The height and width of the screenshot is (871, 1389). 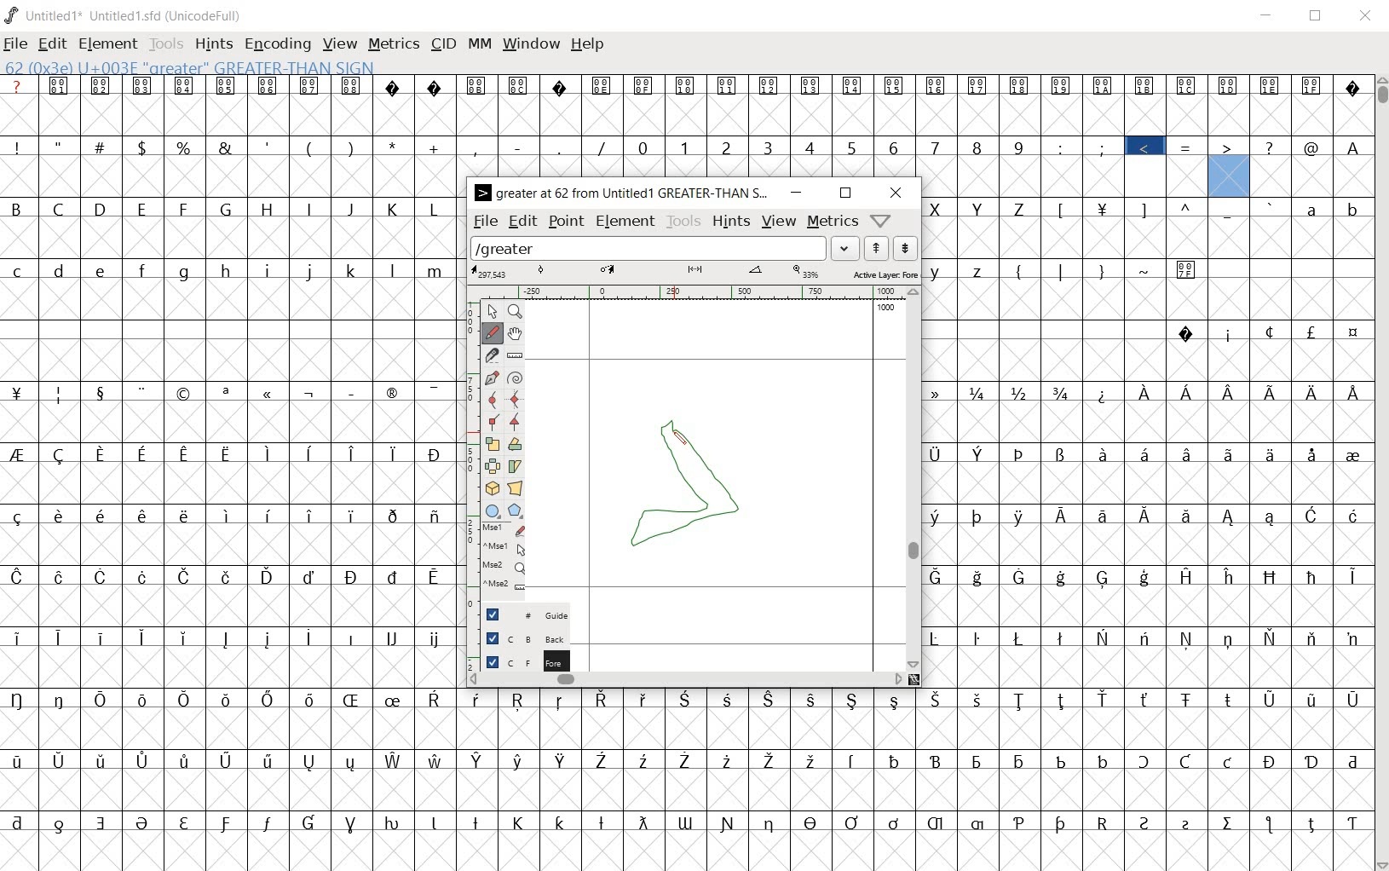 I want to click on cid, so click(x=442, y=43).